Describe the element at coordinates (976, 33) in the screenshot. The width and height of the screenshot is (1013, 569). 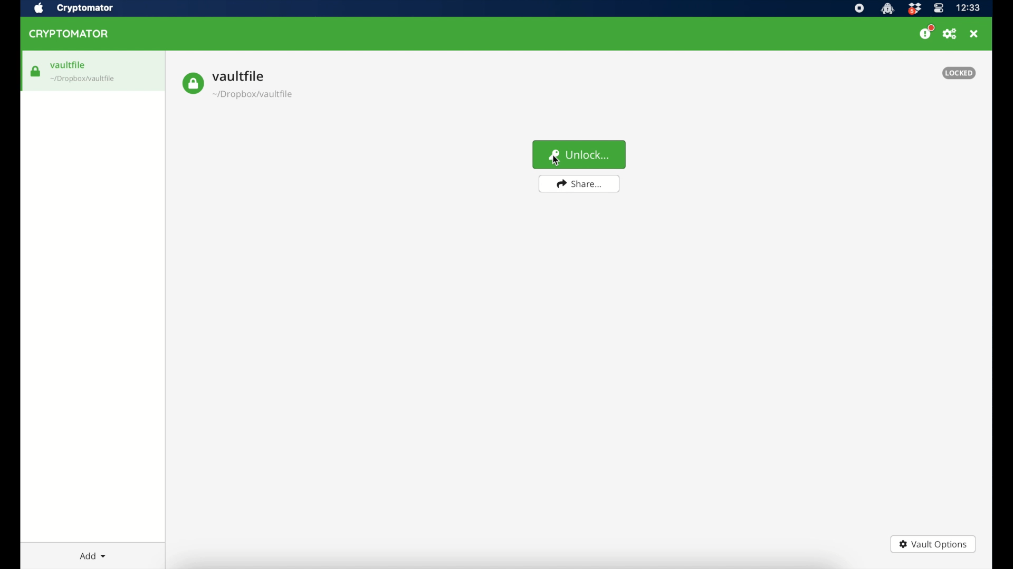
I see `close` at that location.